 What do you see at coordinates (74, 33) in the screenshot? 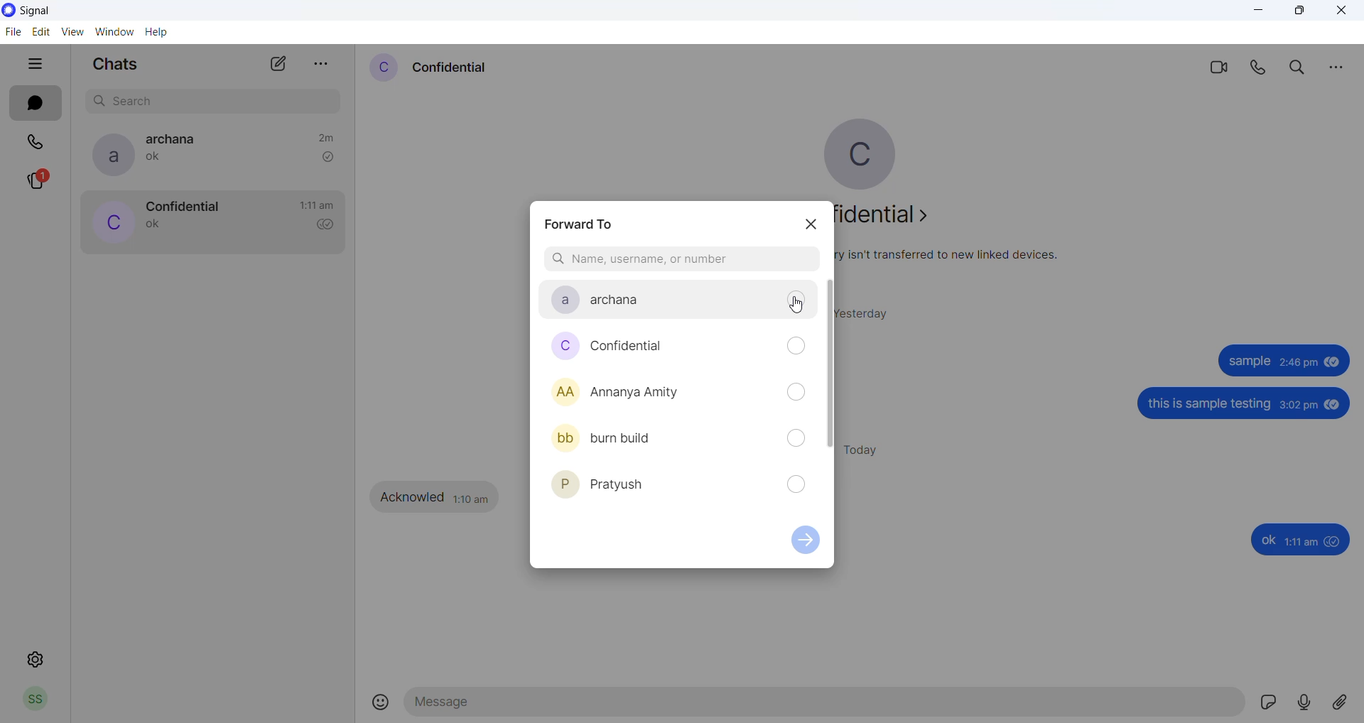
I see `view` at bounding box center [74, 33].